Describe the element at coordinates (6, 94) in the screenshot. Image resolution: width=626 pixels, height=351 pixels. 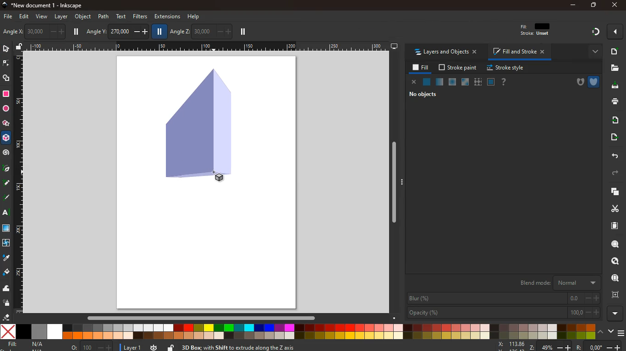
I see `square` at that location.